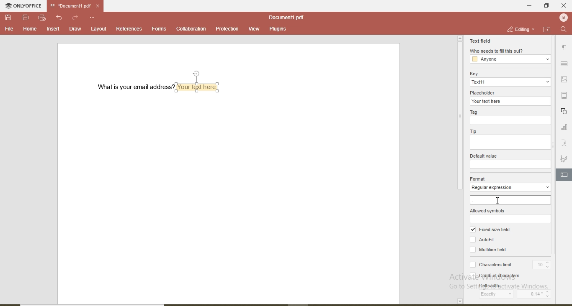  What do you see at coordinates (129, 28) in the screenshot?
I see `references` at bounding box center [129, 28].